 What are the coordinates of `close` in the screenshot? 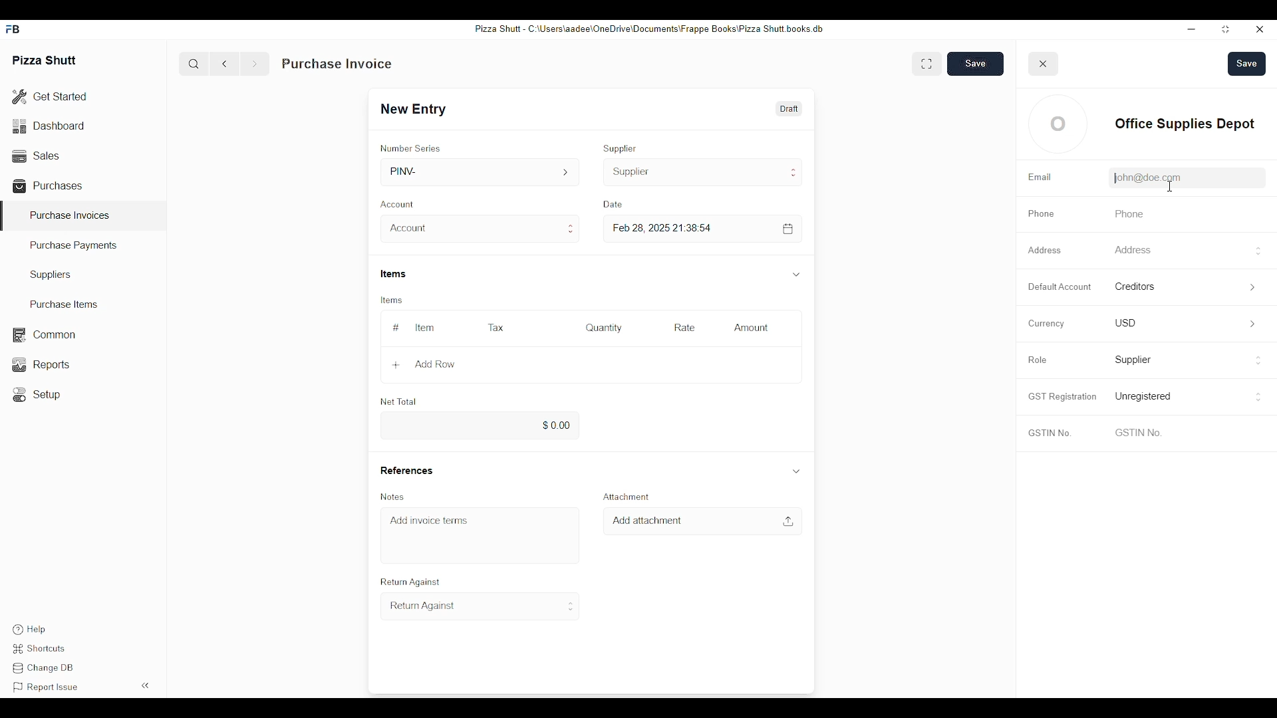 It's located at (1260, 30).